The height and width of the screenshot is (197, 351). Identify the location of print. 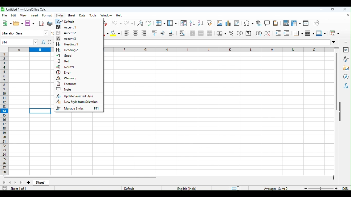
(50, 23).